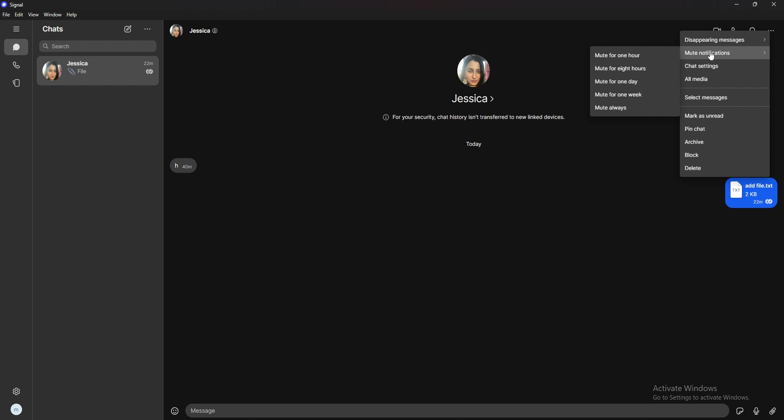 This screenshot has height=420, width=784. What do you see at coordinates (145, 63) in the screenshot?
I see `22m` at bounding box center [145, 63].